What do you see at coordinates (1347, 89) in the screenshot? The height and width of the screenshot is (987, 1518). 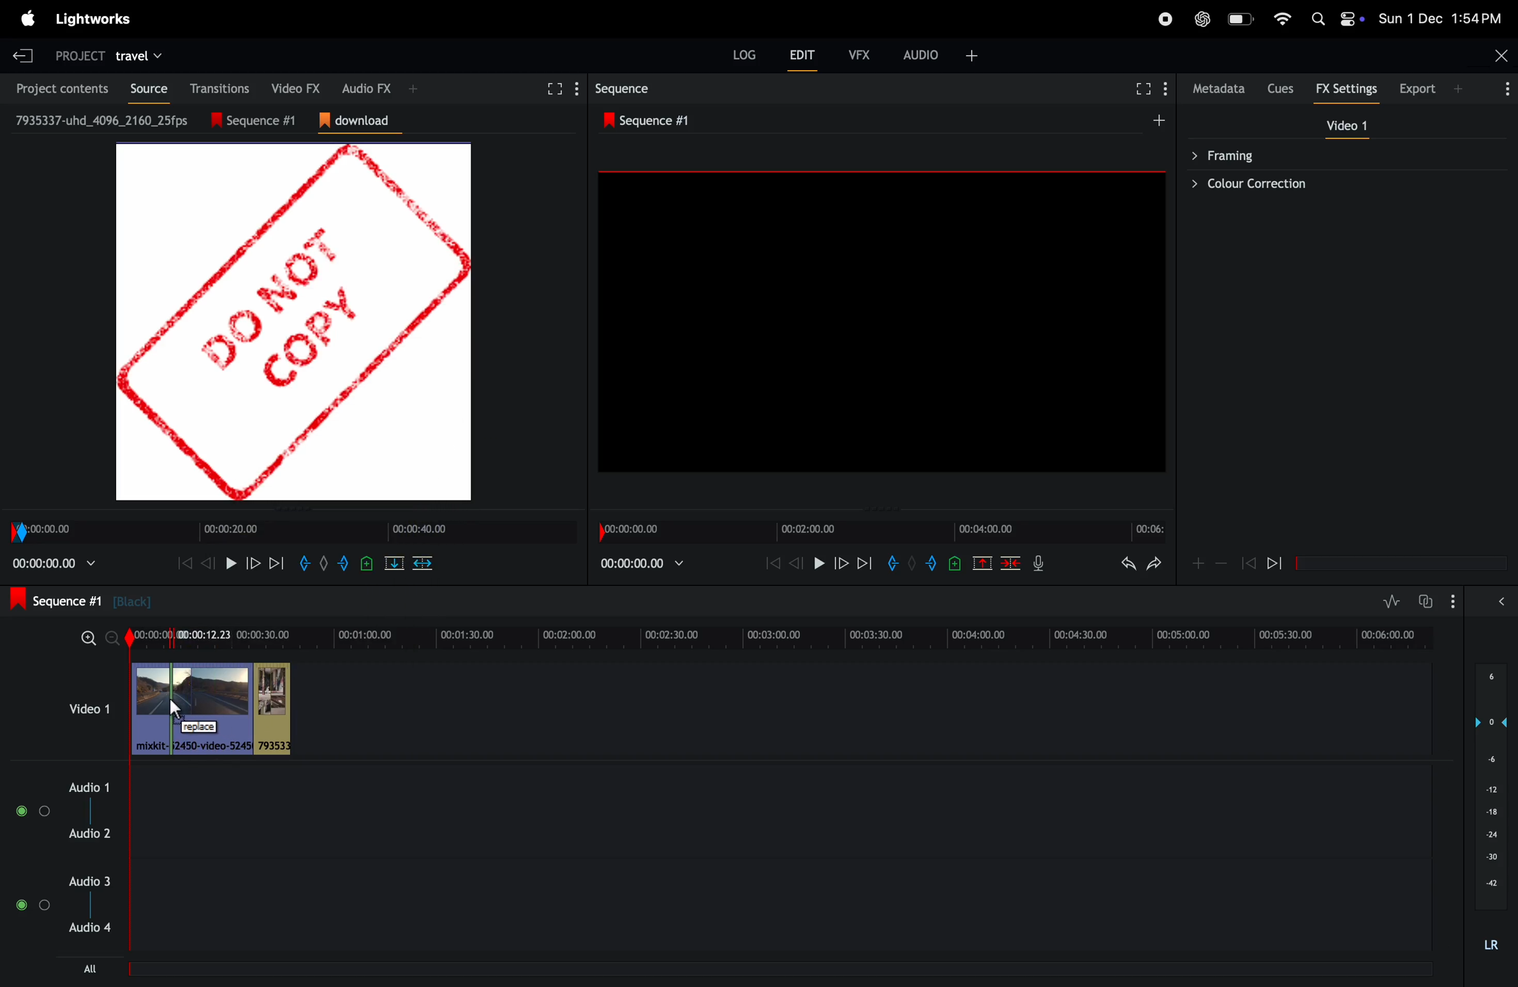 I see `Fx setting` at bounding box center [1347, 89].